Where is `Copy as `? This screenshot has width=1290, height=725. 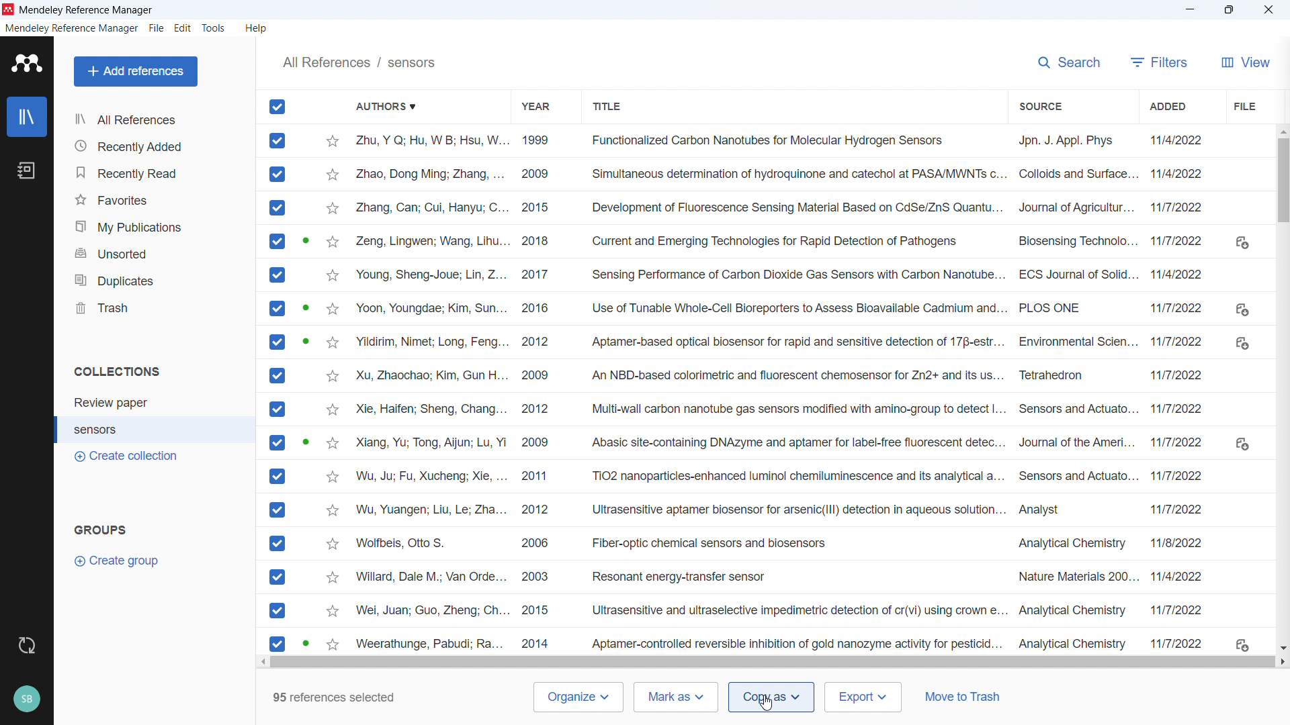
Copy as  is located at coordinates (772, 697).